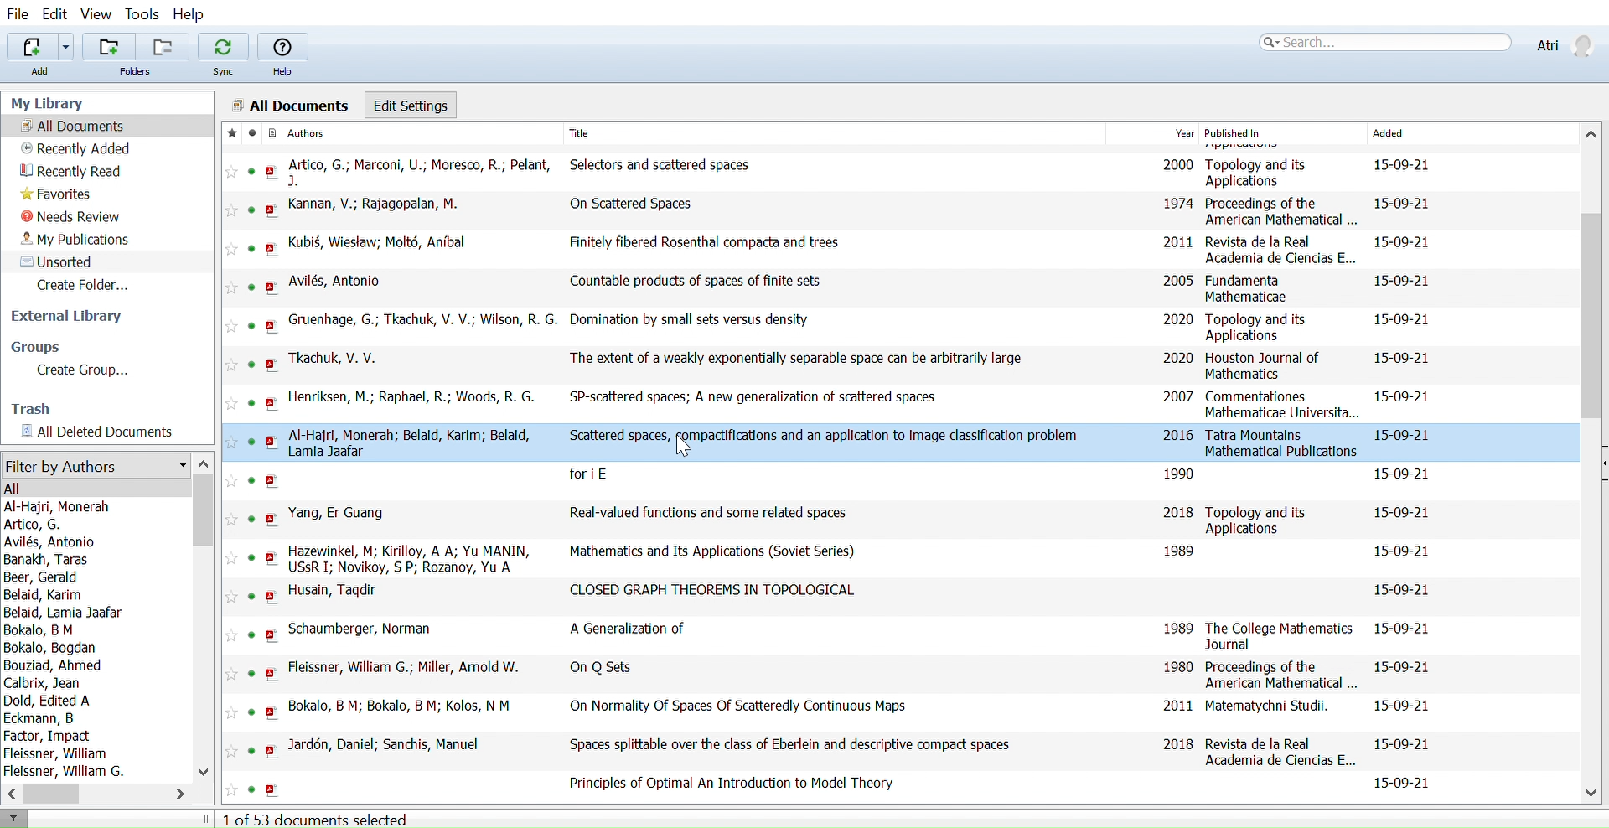 This screenshot has width=1609, height=828. What do you see at coordinates (1402, 358) in the screenshot?
I see `15-09-21` at bounding box center [1402, 358].